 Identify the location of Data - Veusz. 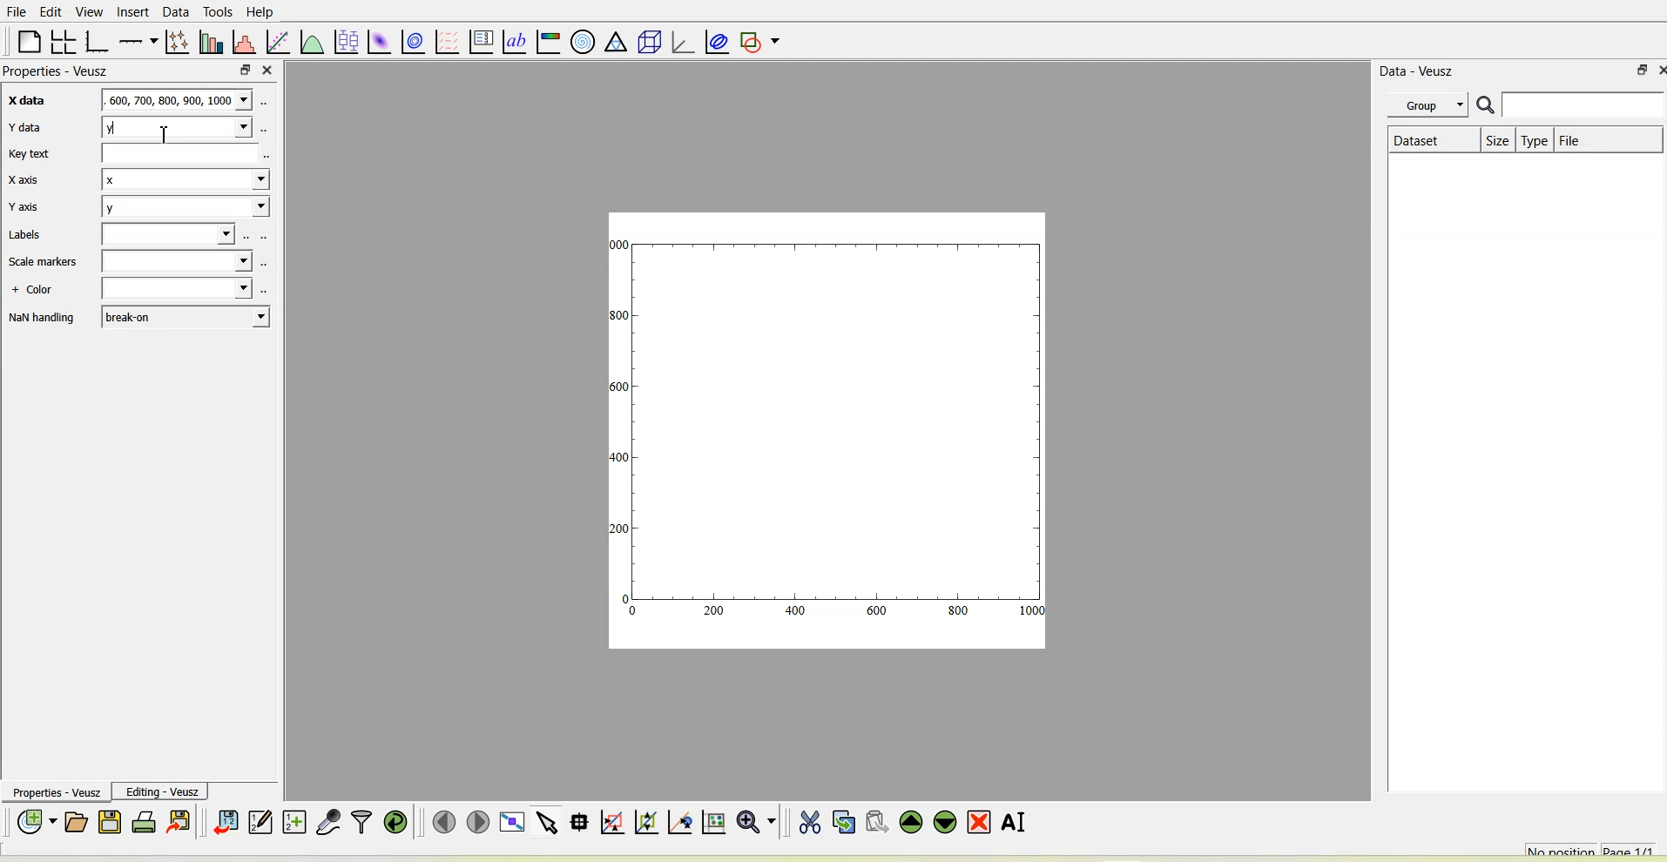
(1418, 70).